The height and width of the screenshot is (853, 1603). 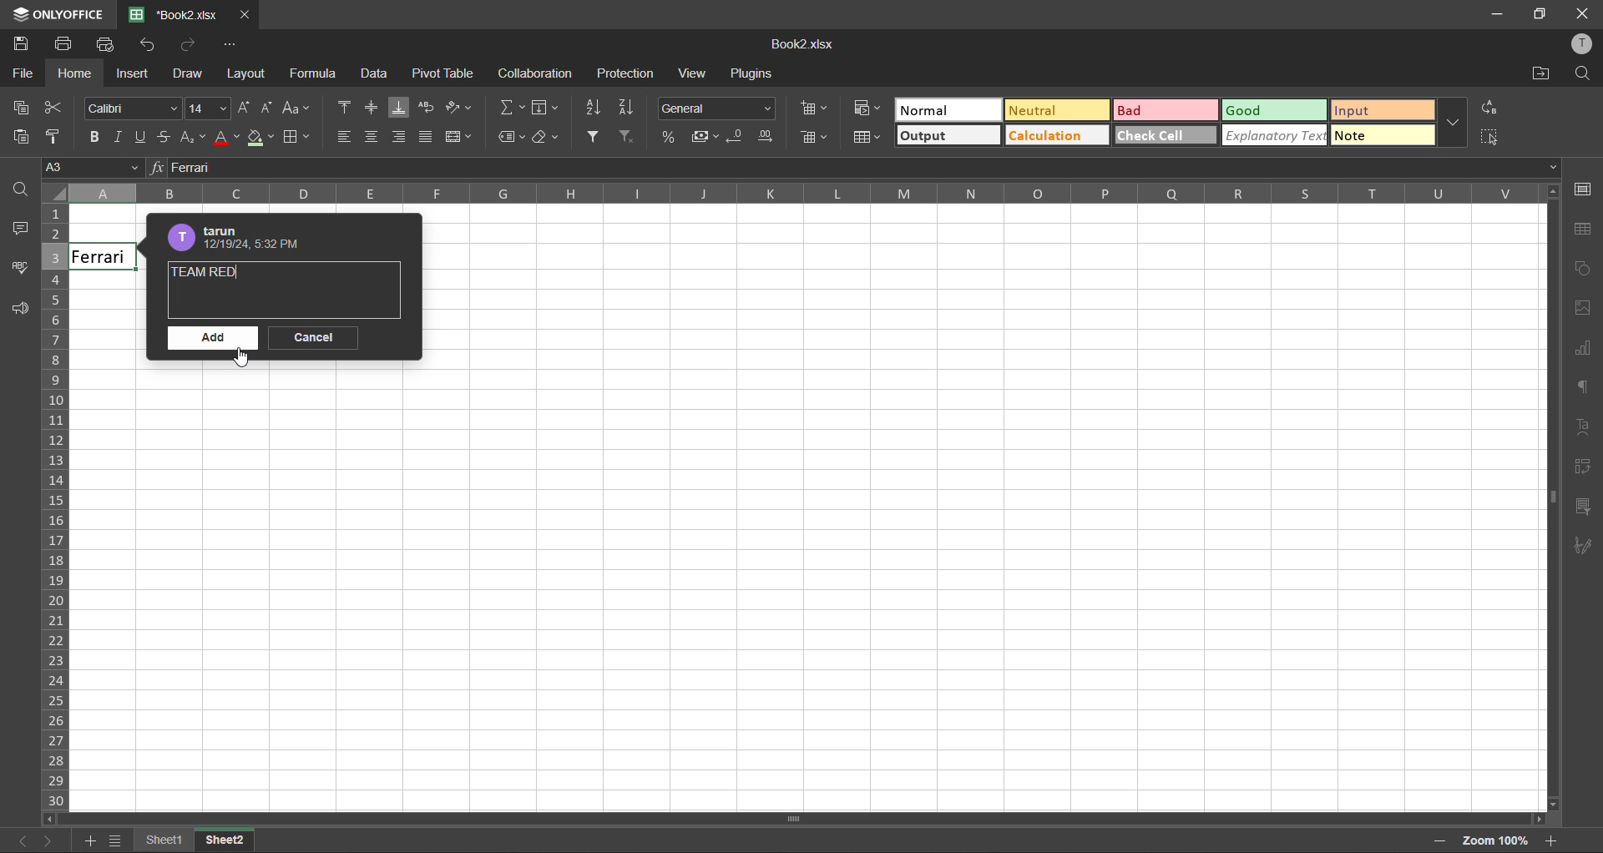 What do you see at coordinates (1581, 270) in the screenshot?
I see `shapes` at bounding box center [1581, 270].